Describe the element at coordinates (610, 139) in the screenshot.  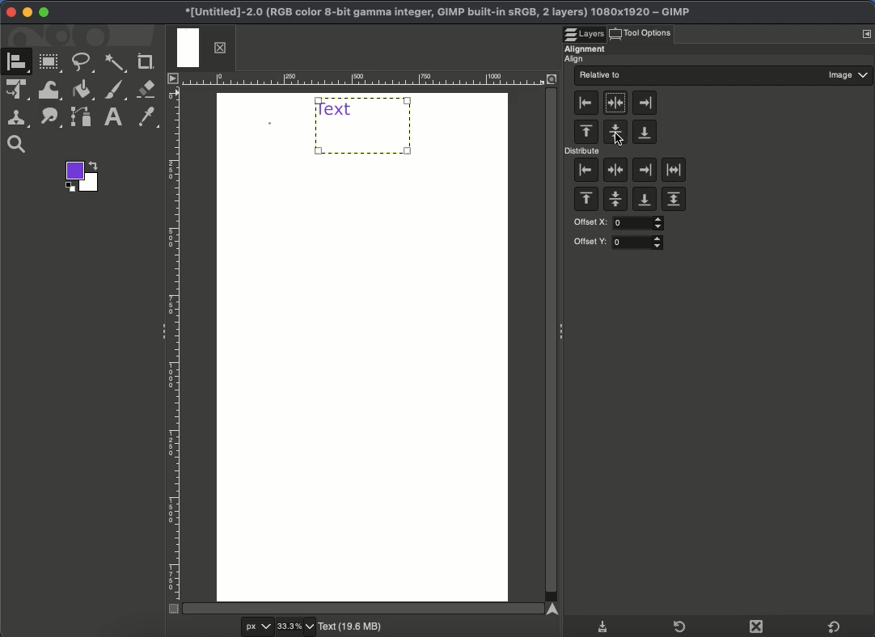
I see `cursor` at that location.